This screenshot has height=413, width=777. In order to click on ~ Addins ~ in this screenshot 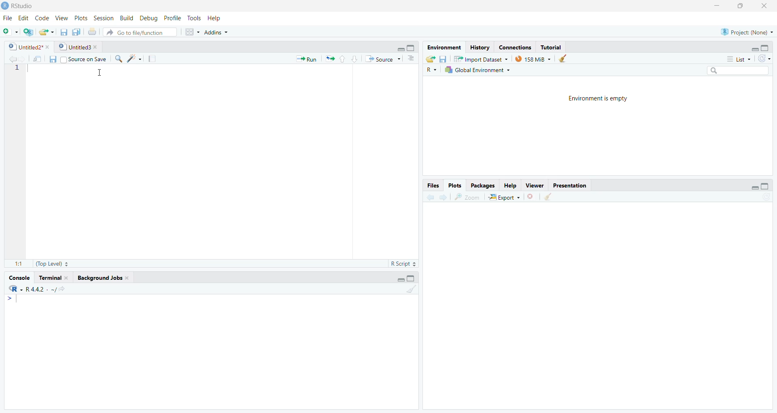, I will do `click(218, 33)`.